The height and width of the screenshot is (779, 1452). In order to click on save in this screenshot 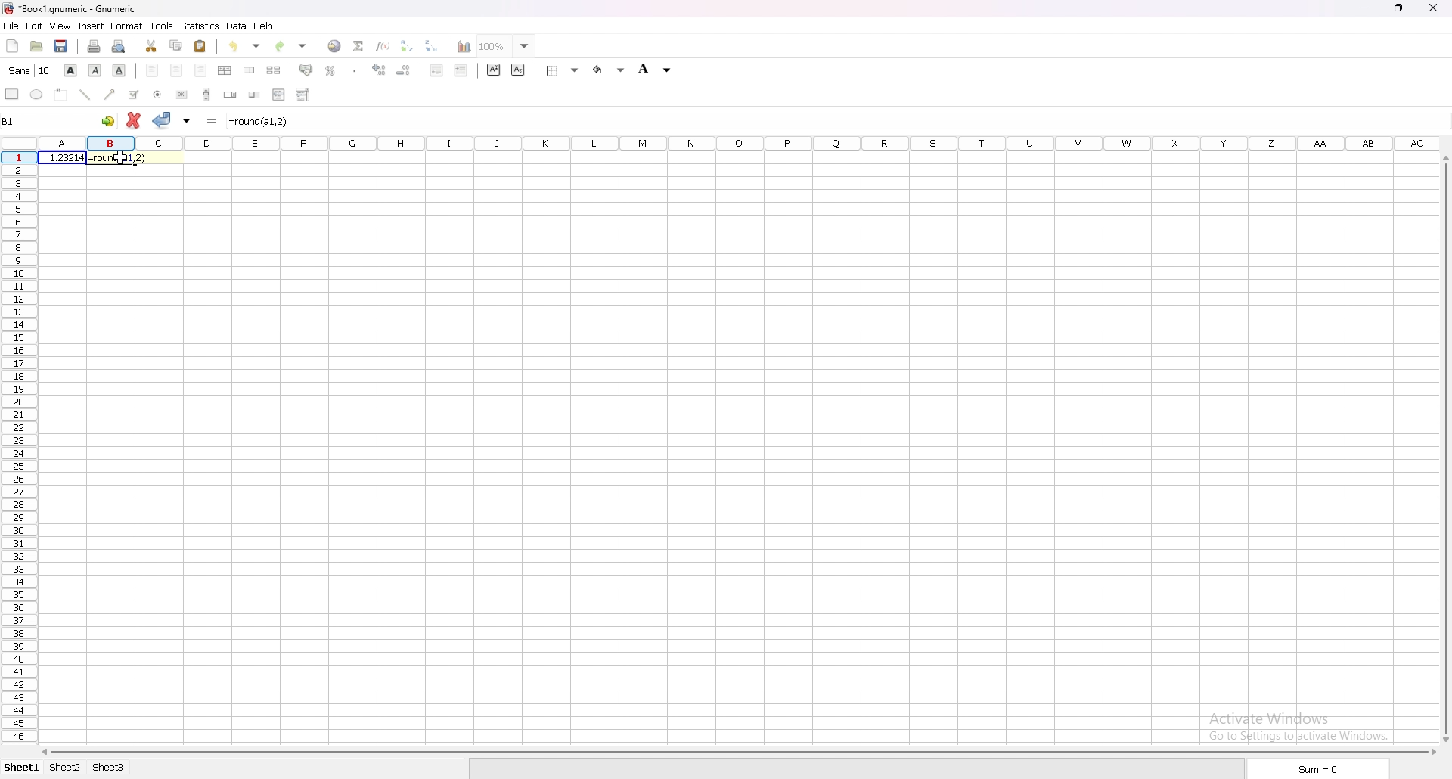, I will do `click(60, 45)`.